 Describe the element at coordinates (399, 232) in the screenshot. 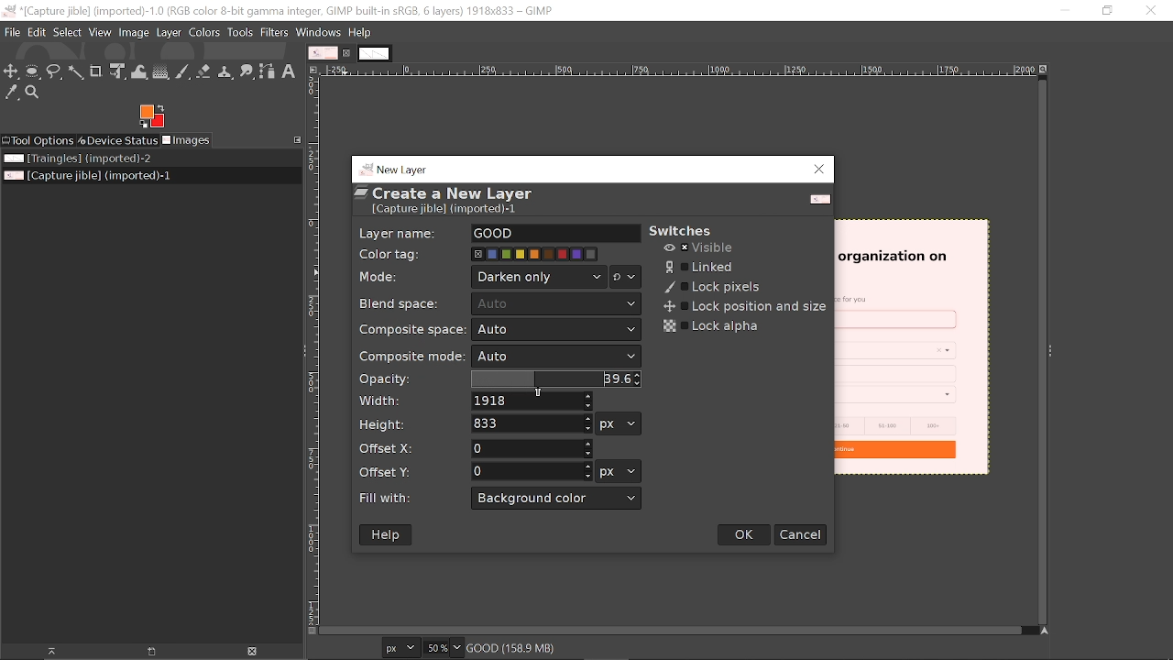

I see `Layer name:` at that location.